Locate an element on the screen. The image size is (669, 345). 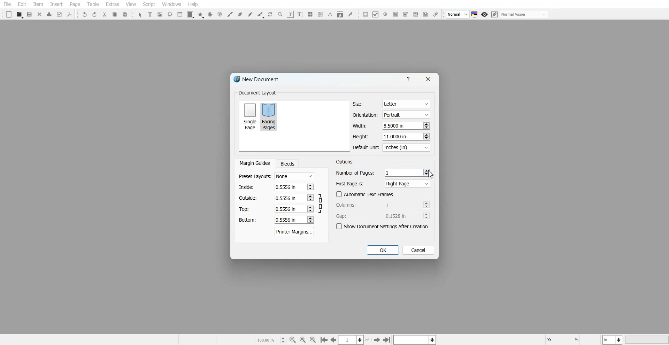
Right margin adjuster is located at coordinates (277, 198).